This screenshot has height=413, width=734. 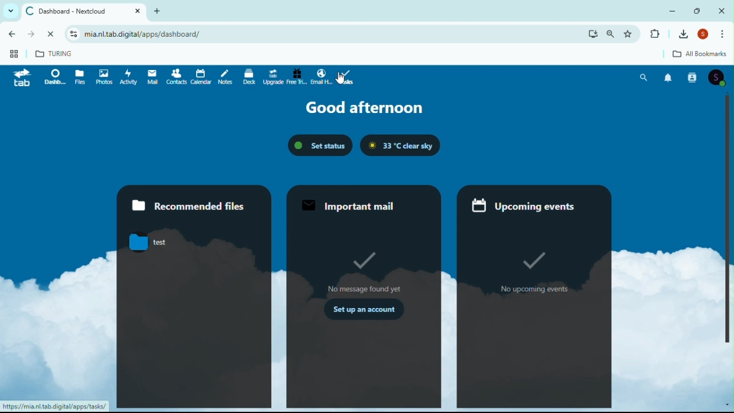 I want to click on mia.nl.tab.digital/apps/dashboard/, so click(x=161, y=33).